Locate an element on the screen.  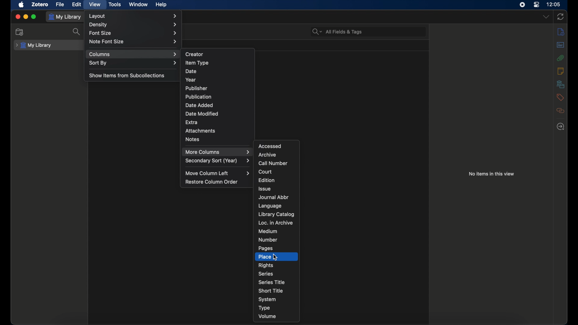
new collection is located at coordinates (19, 32).